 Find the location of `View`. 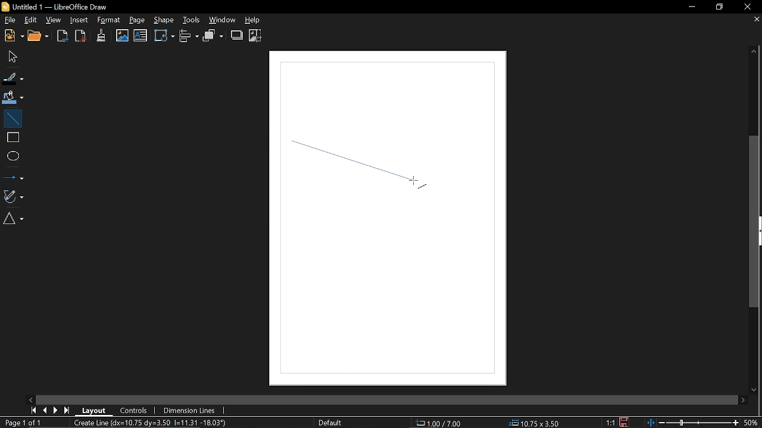

View is located at coordinates (55, 20).